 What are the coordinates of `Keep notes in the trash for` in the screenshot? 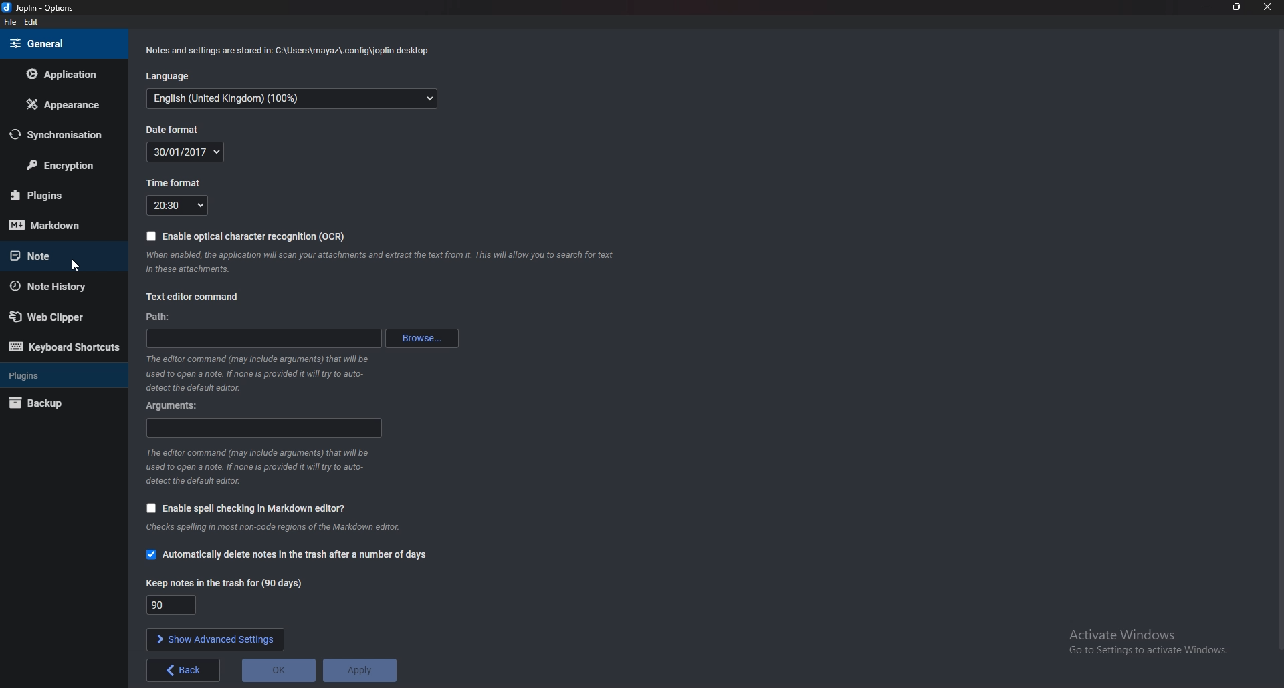 It's located at (229, 584).